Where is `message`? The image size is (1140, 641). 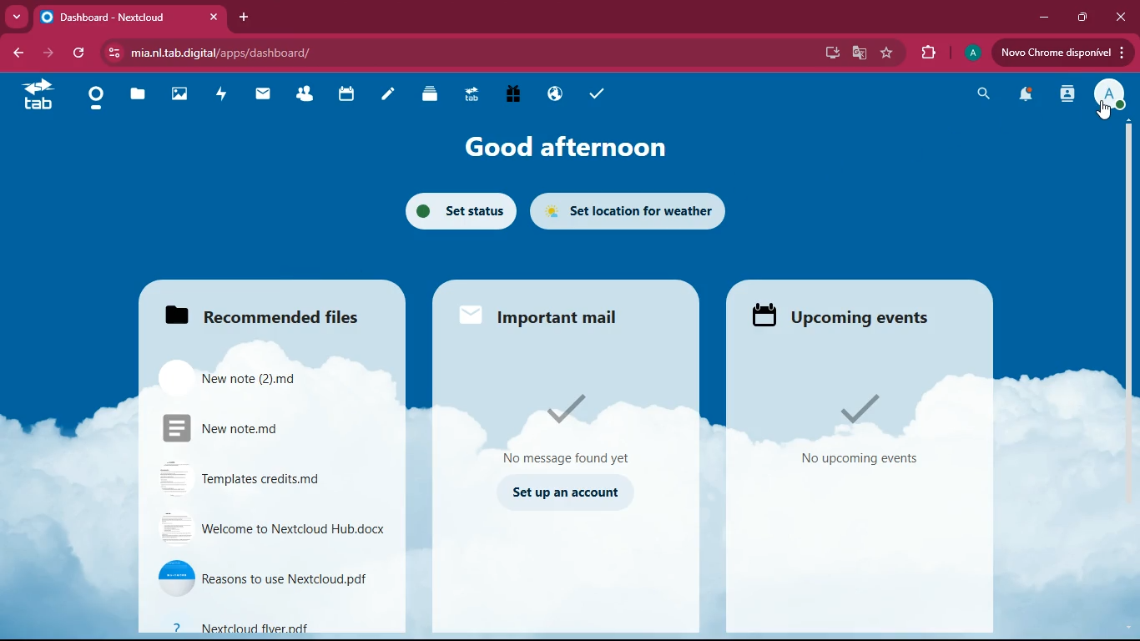 message is located at coordinates (573, 427).